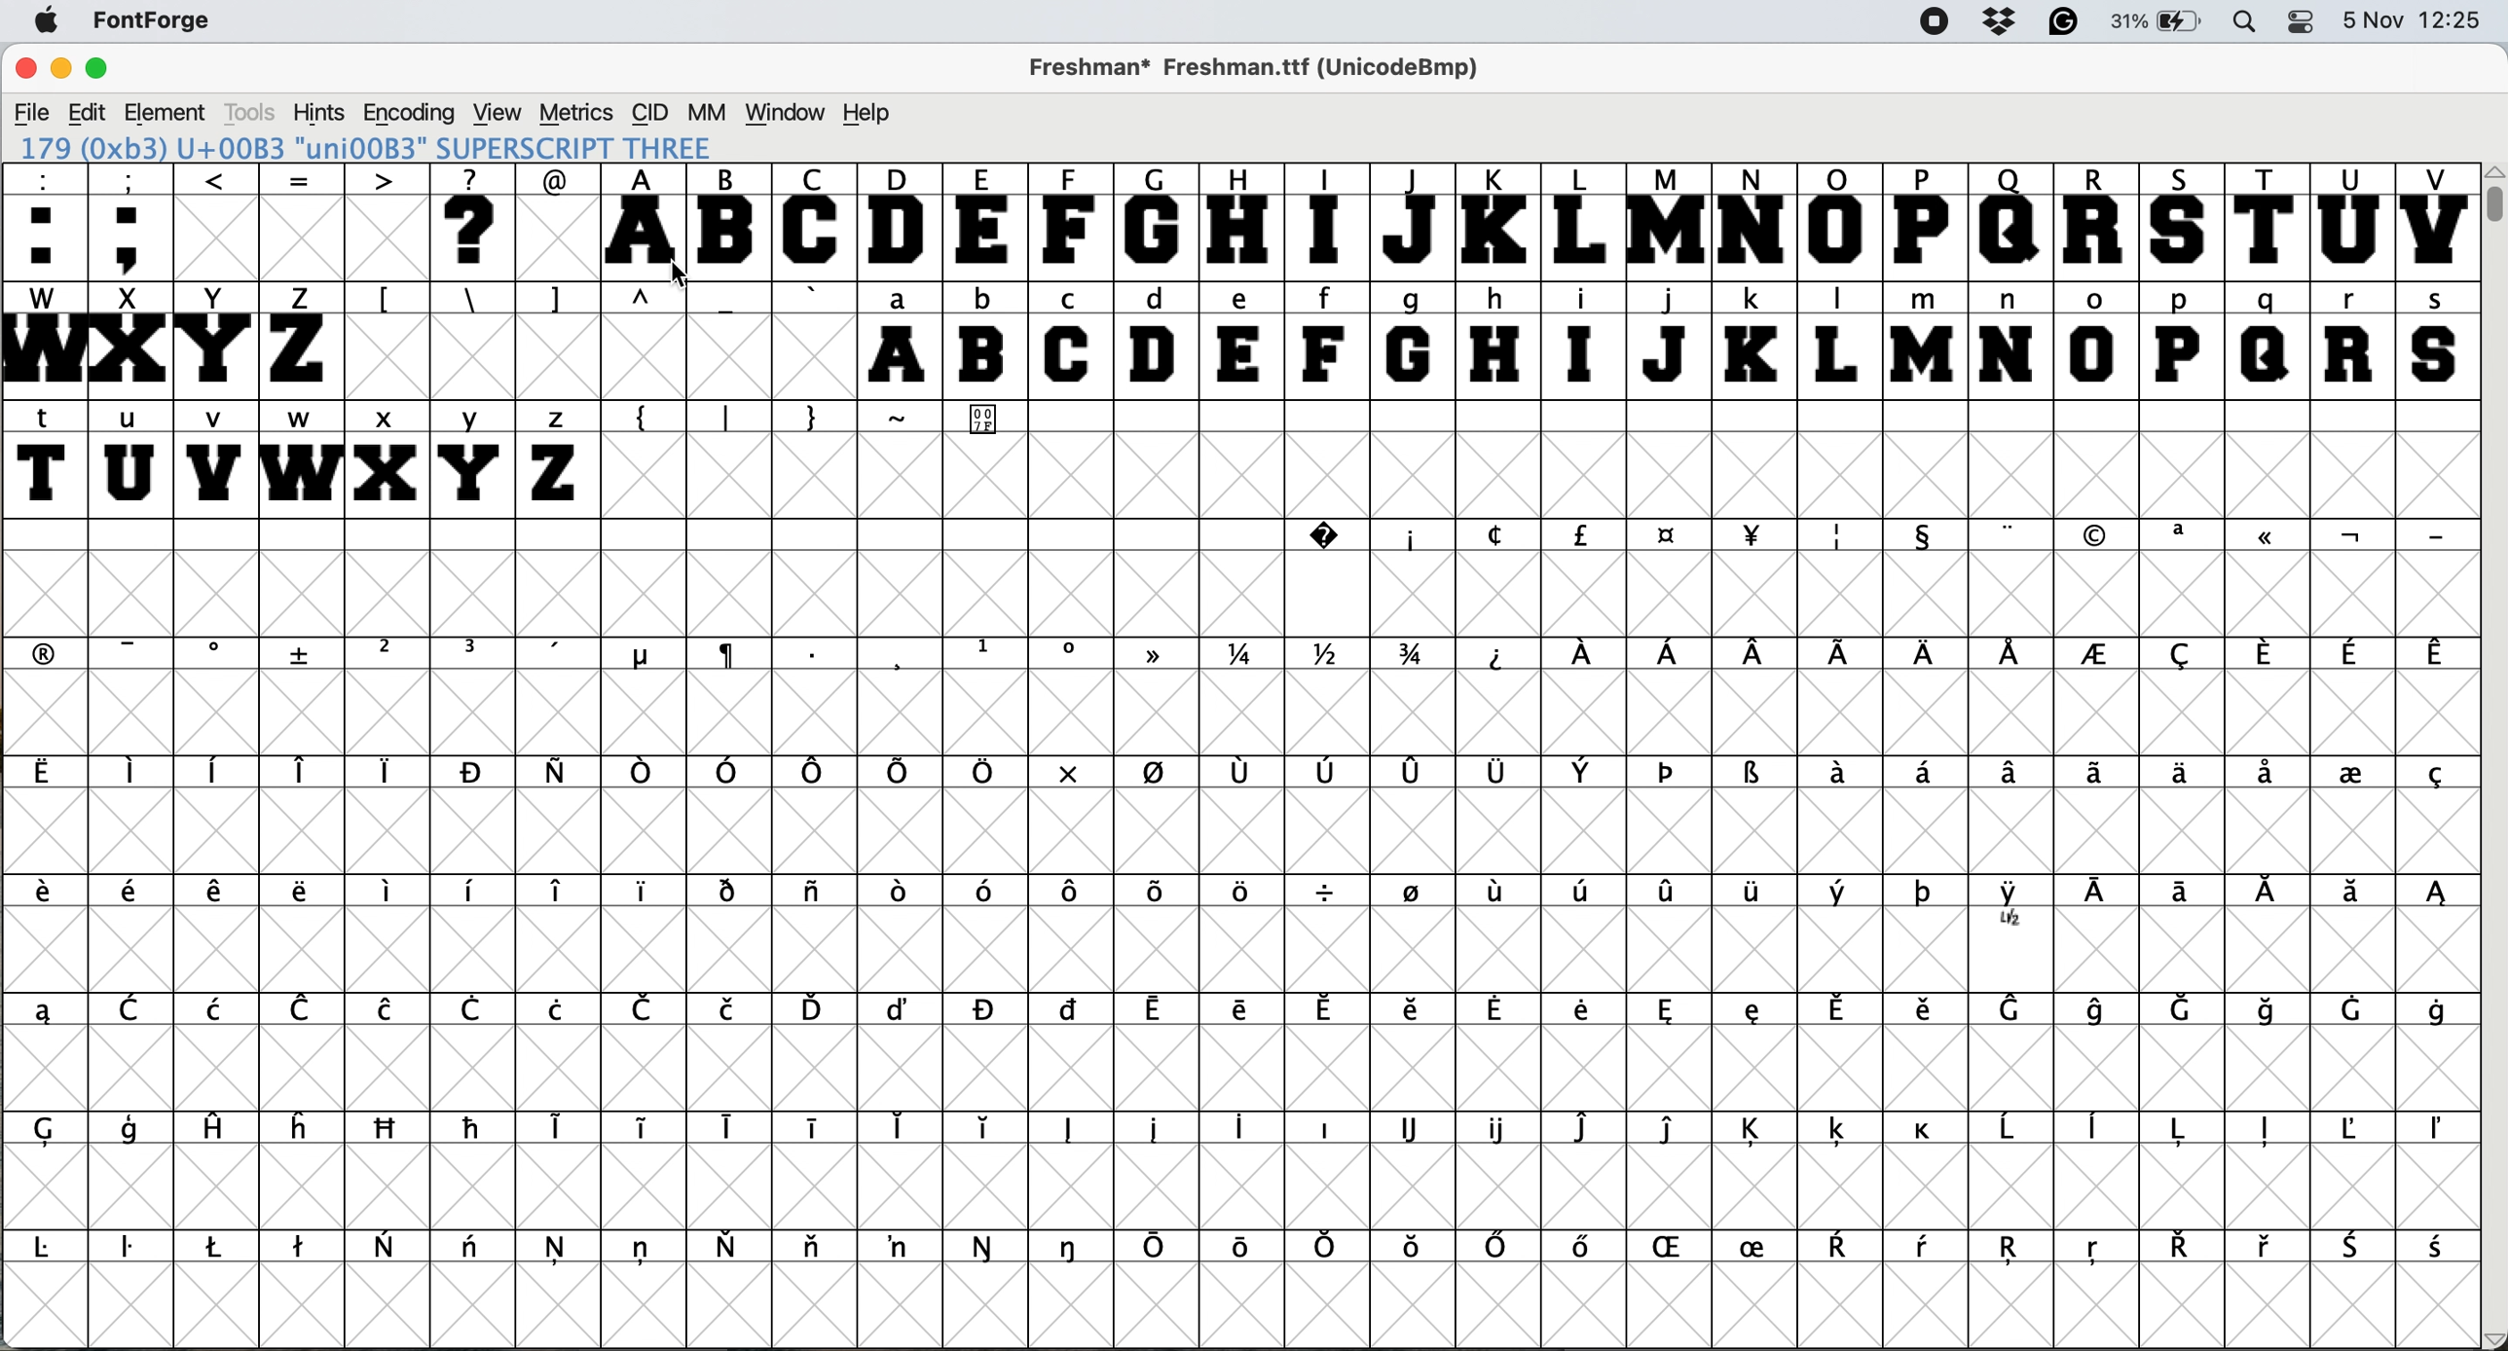 The width and height of the screenshot is (2508, 1351). What do you see at coordinates (1924, 1130) in the screenshot?
I see `symbol` at bounding box center [1924, 1130].